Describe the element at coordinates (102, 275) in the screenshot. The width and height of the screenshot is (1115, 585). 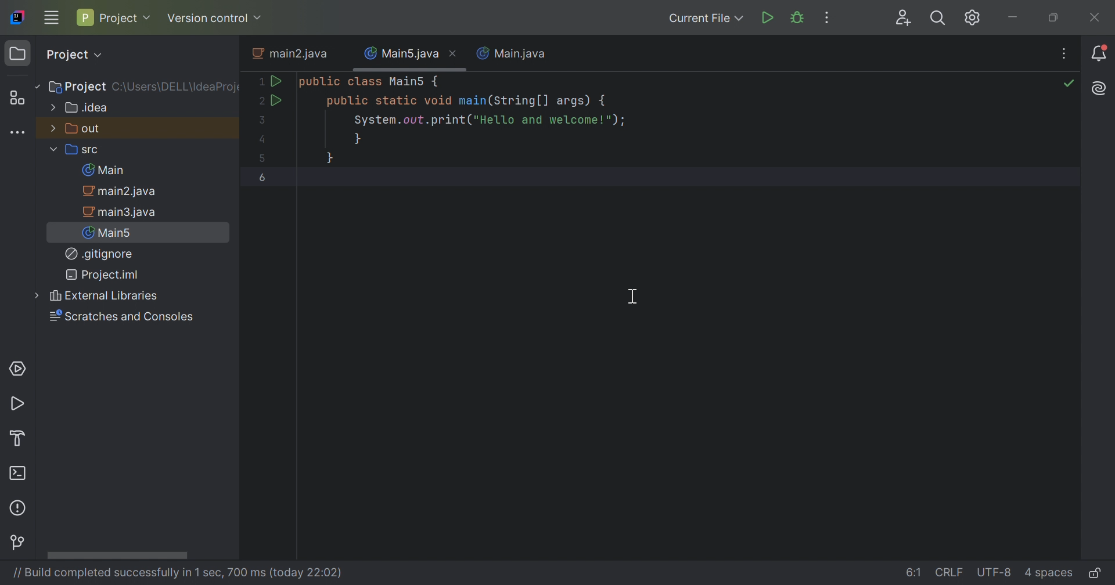
I see `Project.iml` at that location.